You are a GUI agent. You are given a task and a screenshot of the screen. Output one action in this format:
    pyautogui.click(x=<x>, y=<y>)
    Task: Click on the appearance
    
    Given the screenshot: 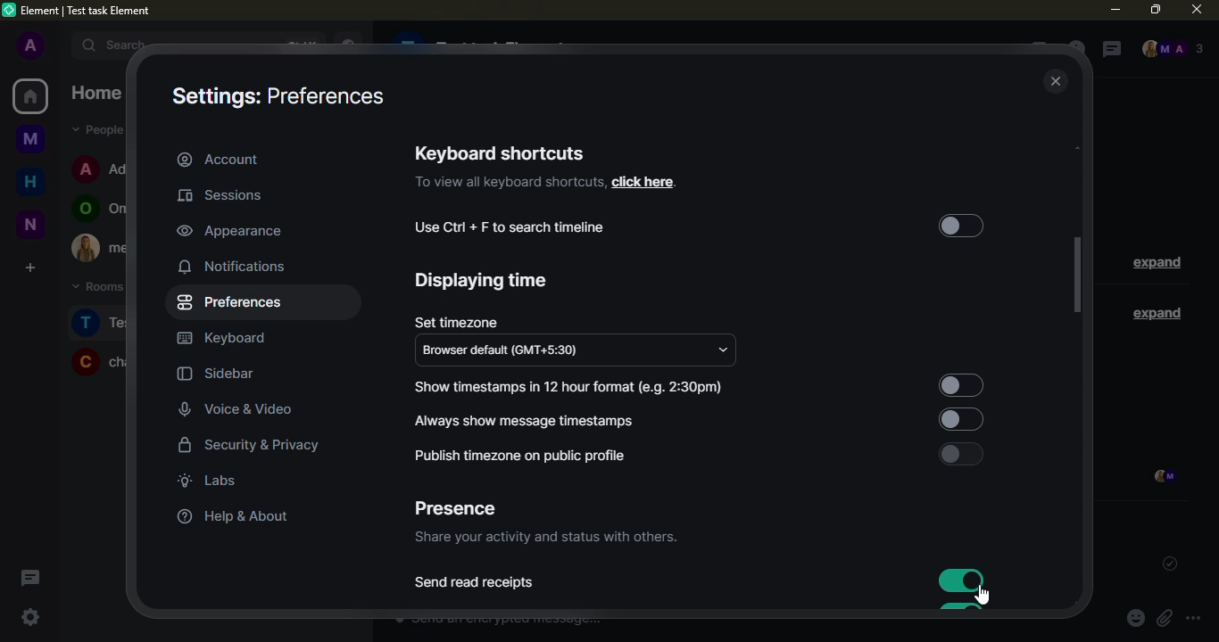 What is the action you would take?
    pyautogui.click(x=230, y=230)
    